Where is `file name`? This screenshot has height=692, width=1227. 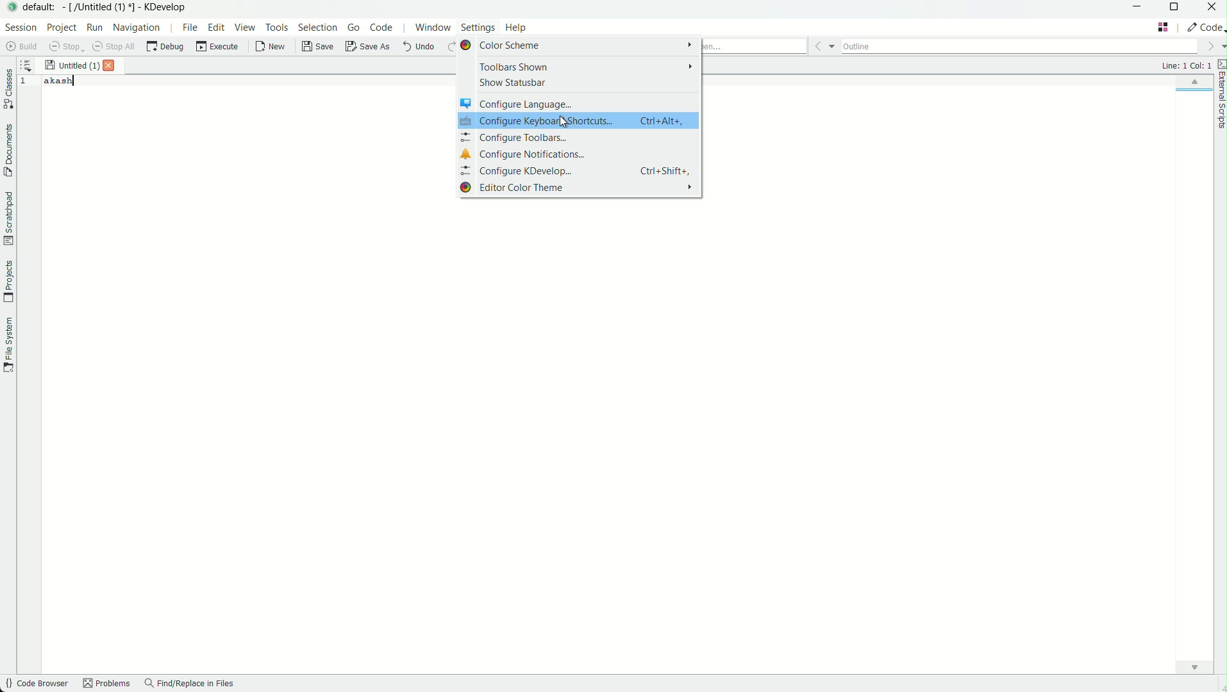
file name is located at coordinates (101, 7).